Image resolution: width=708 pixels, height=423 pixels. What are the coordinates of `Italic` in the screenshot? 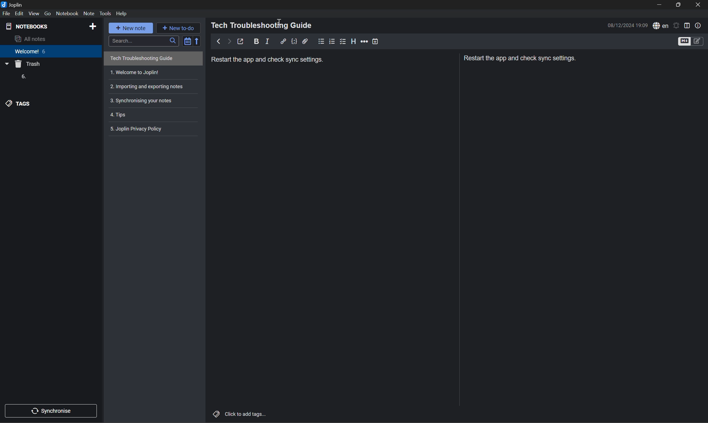 It's located at (269, 41).